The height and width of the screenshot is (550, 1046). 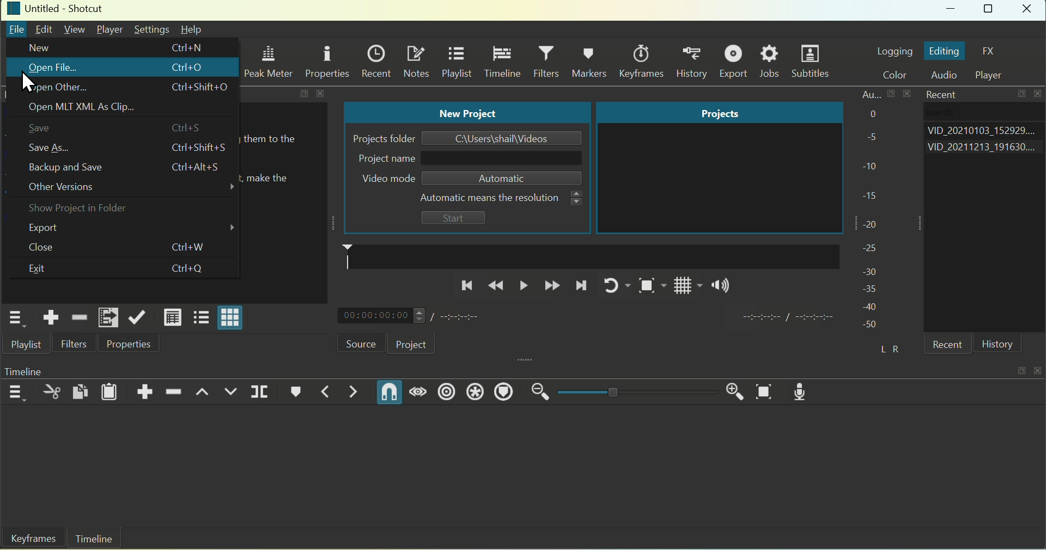 What do you see at coordinates (900, 75) in the screenshot?
I see `Color` at bounding box center [900, 75].